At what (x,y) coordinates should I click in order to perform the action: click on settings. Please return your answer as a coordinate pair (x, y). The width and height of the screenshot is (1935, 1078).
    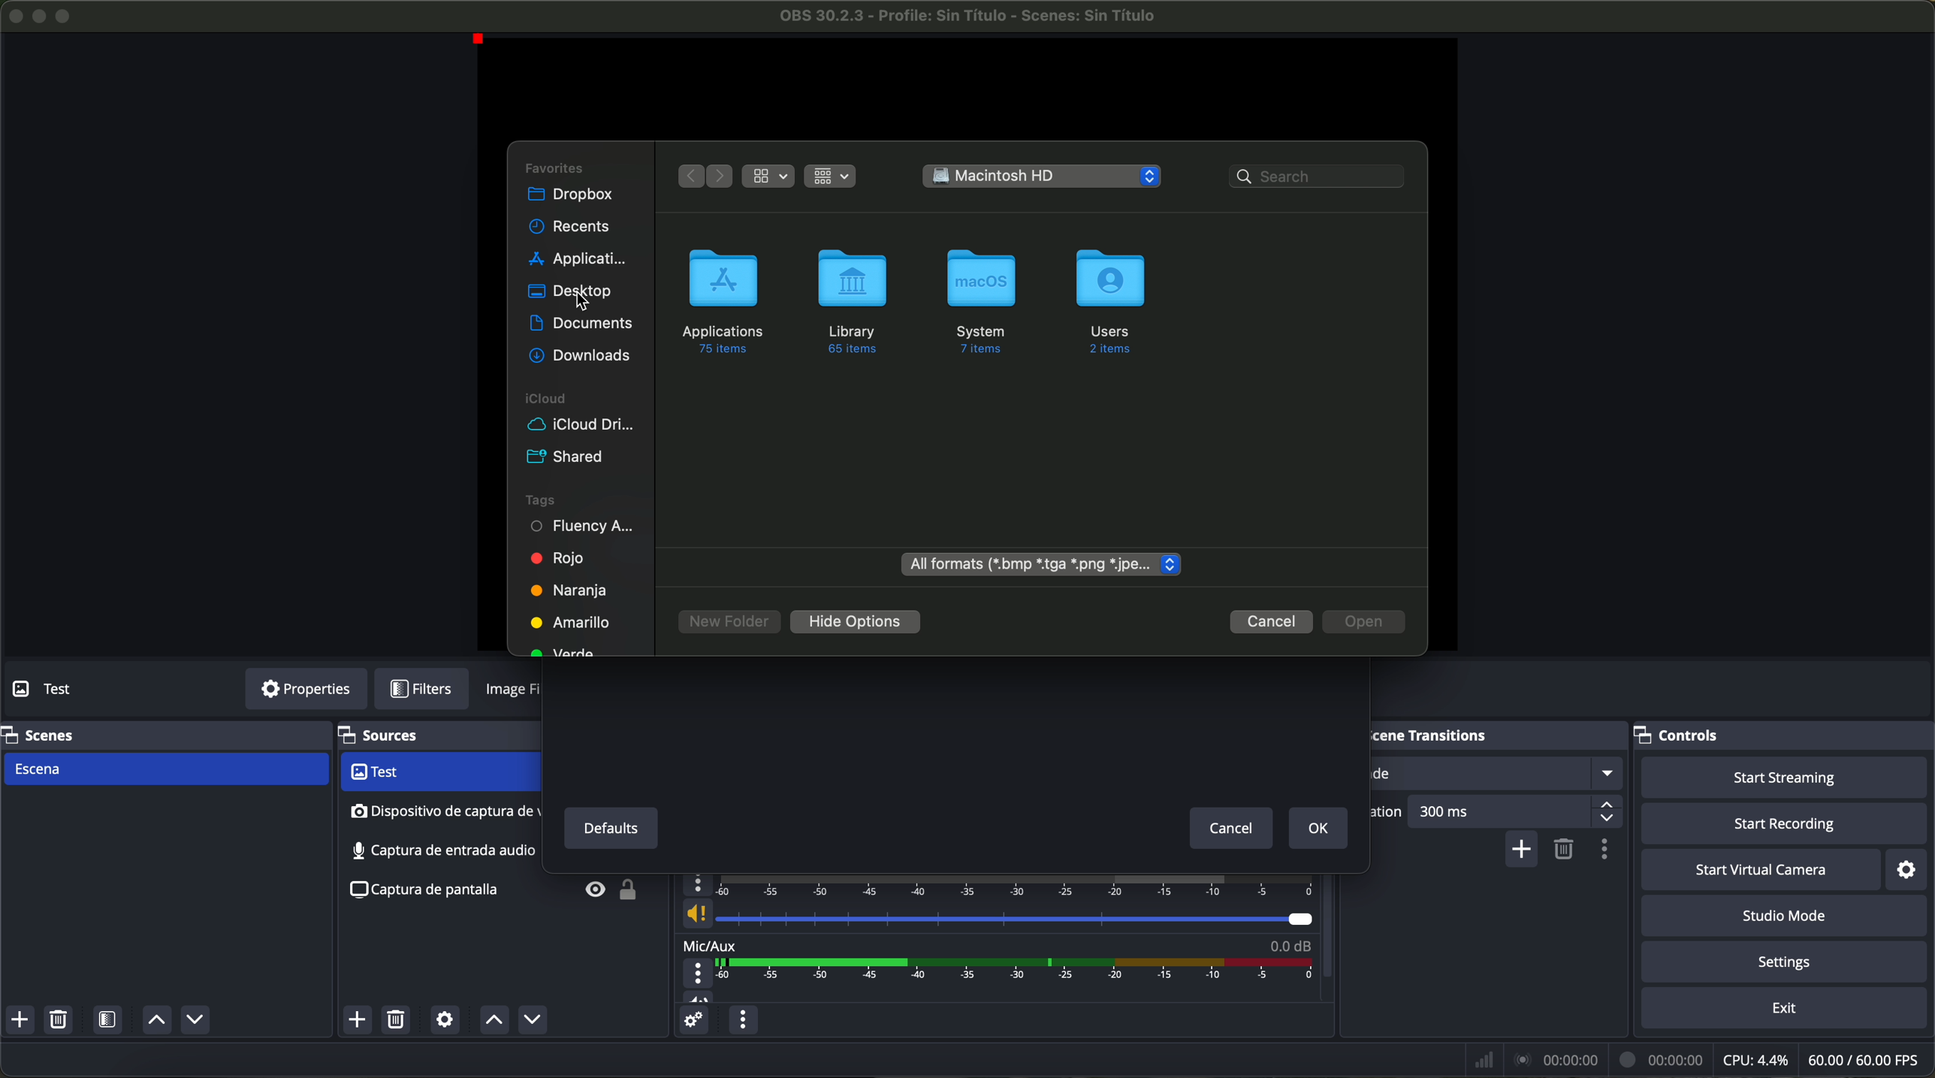
    Looking at the image, I should click on (1913, 868).